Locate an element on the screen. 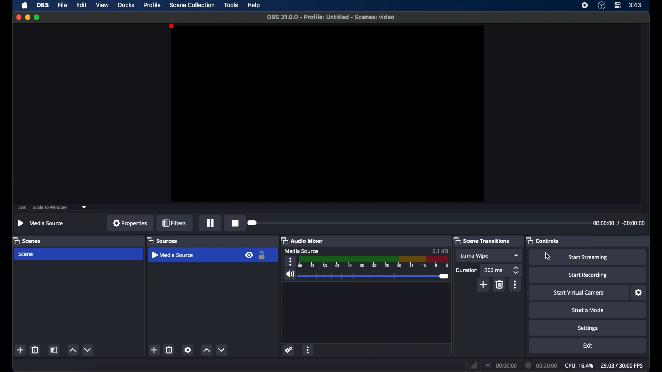 The width and height of the screenshot is (662, 372). lock icon is located at coordinates (262, 255).